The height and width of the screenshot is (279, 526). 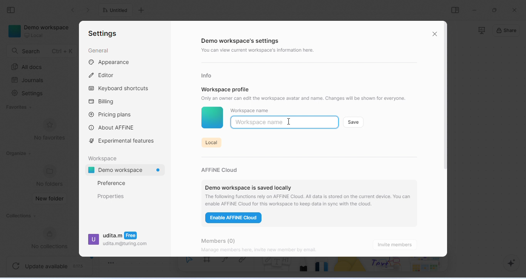 What do you see at coordinates (507, 31) in the screenshot?
I see `share` at bounding box center [507, 31].